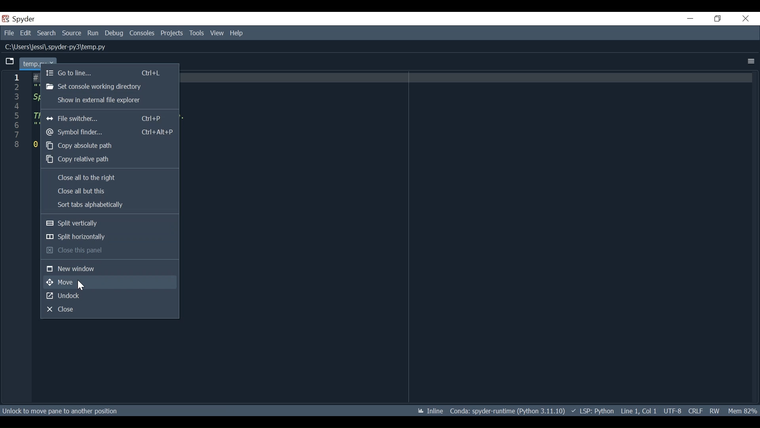 The image size is (760, 428). I want to click on File Path, so click(55, 47).